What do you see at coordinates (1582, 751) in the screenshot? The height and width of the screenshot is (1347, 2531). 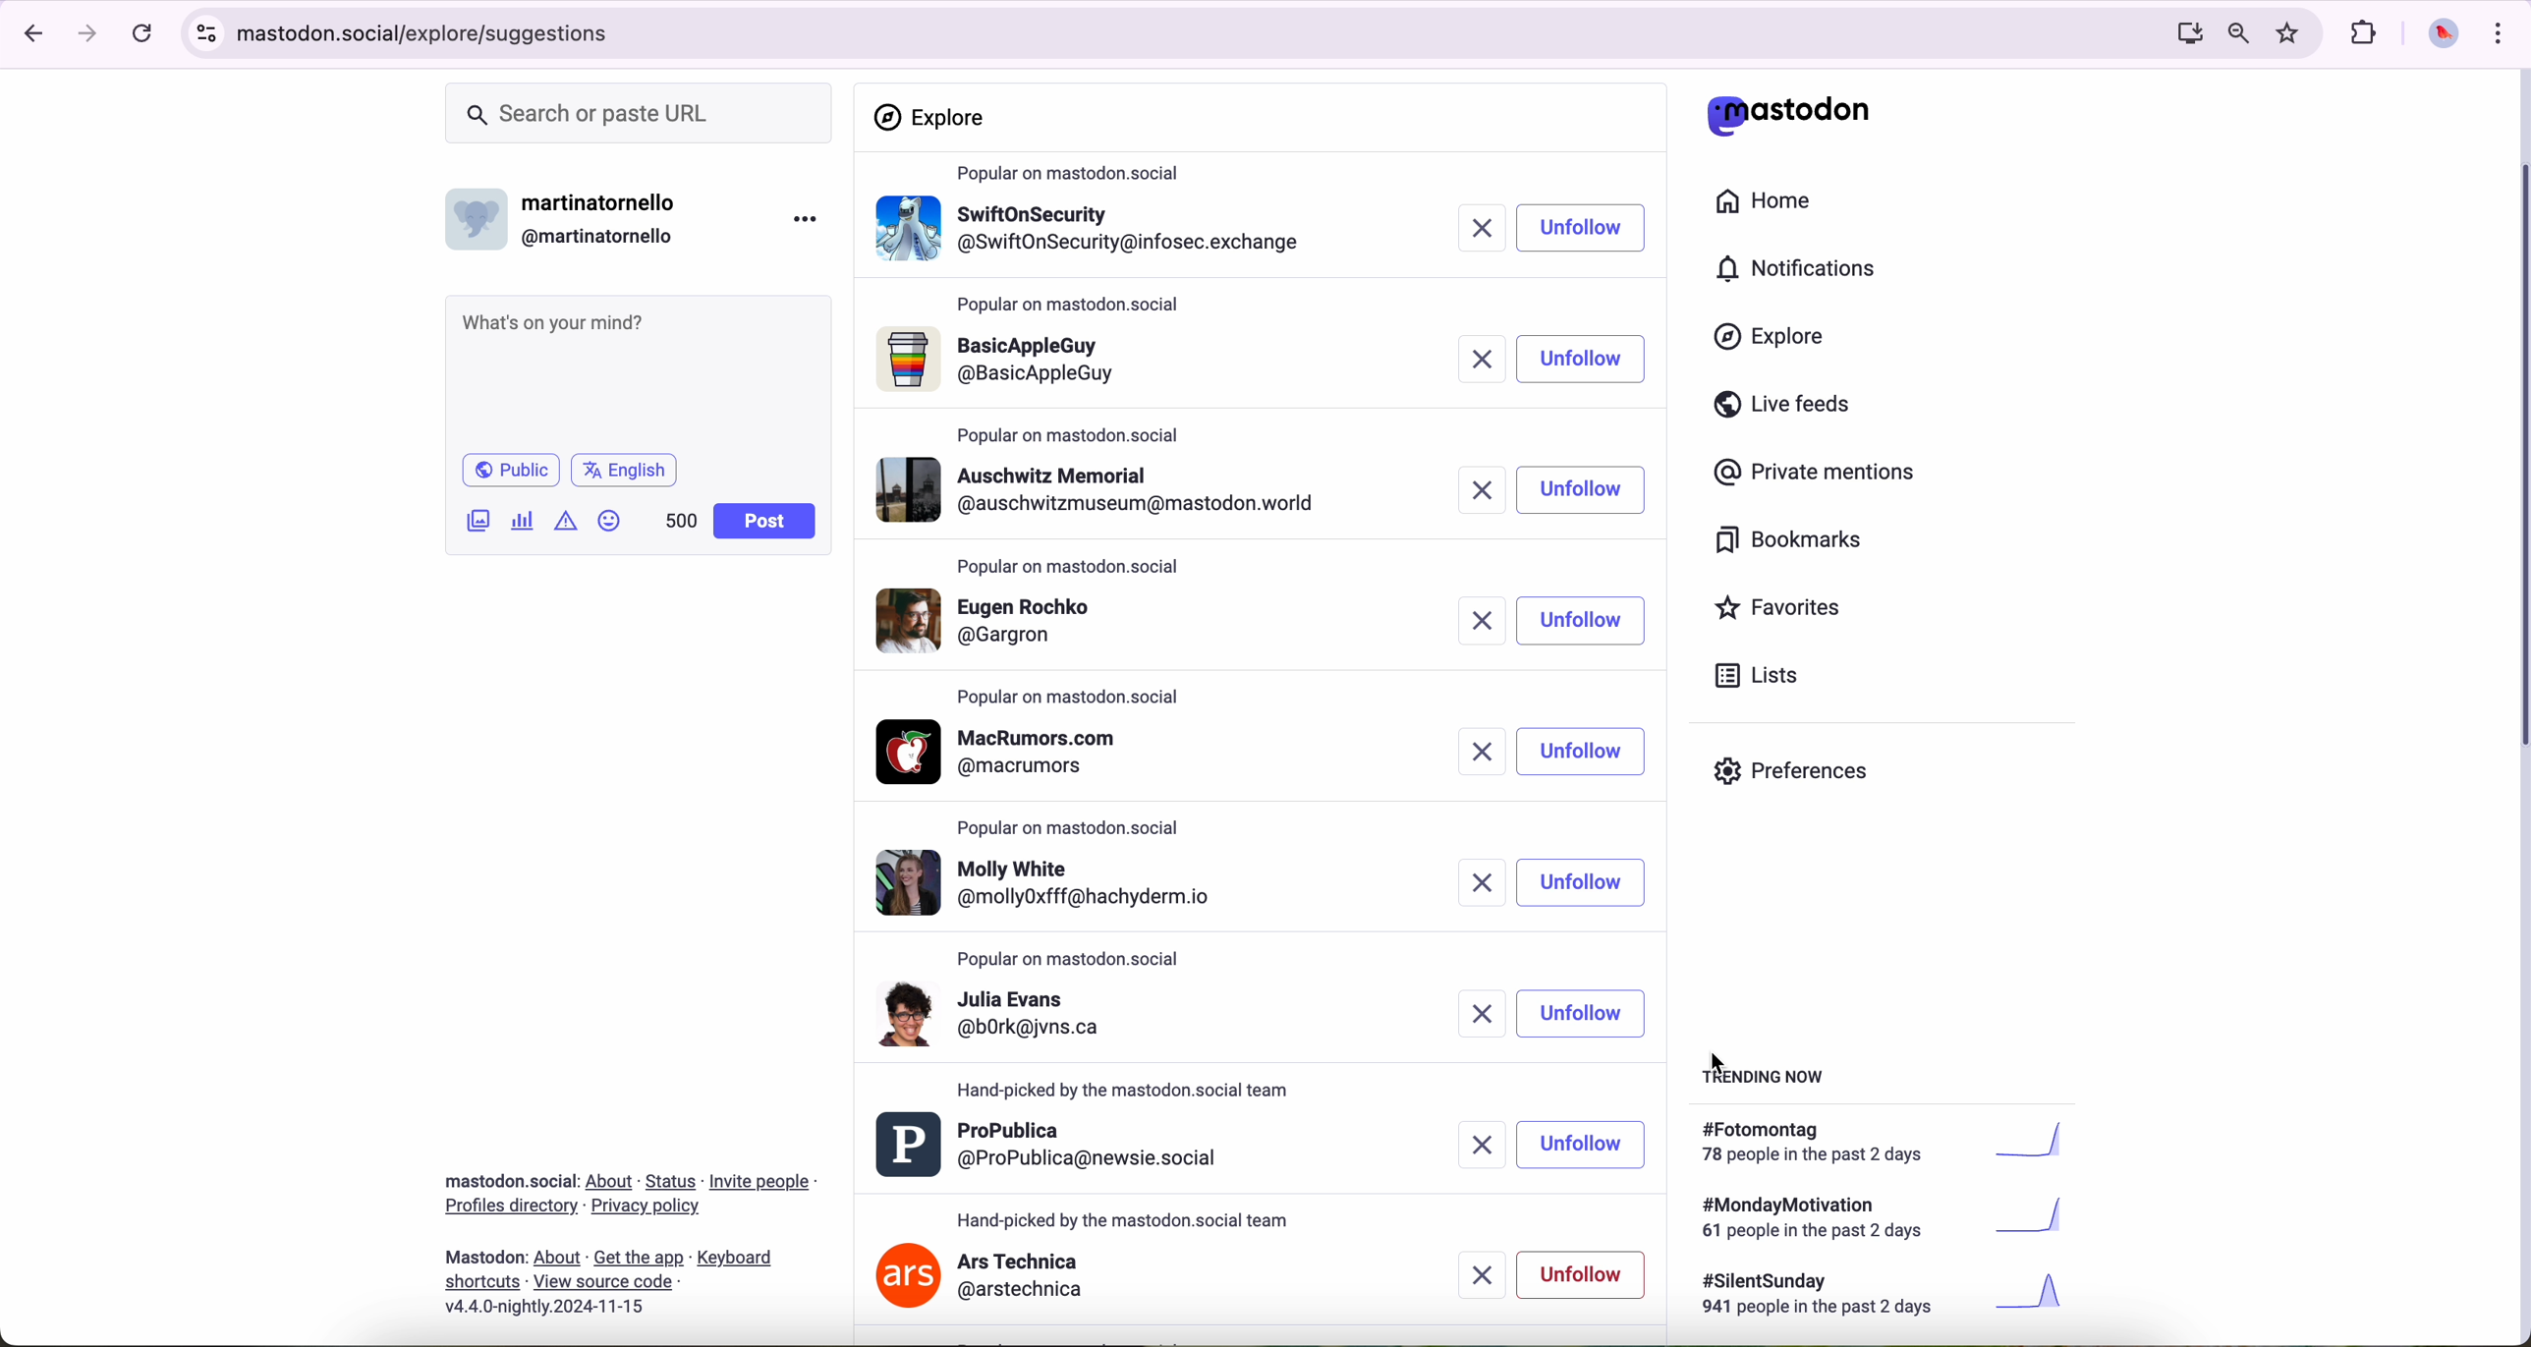 I see `unfollow` at bounding box center [1582, 751].